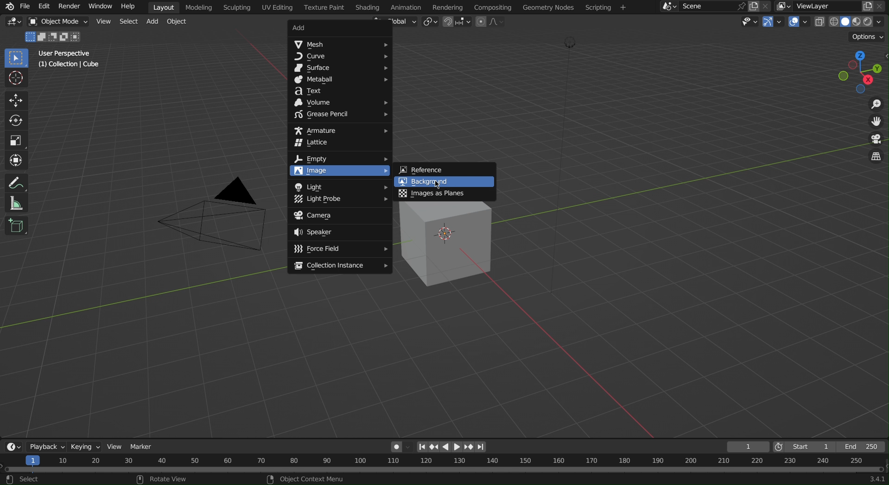 The height and width of the screenshot is (485, 889). Describe the element at coordinates (116, 446) in the screenshot. I see `View` at that location.